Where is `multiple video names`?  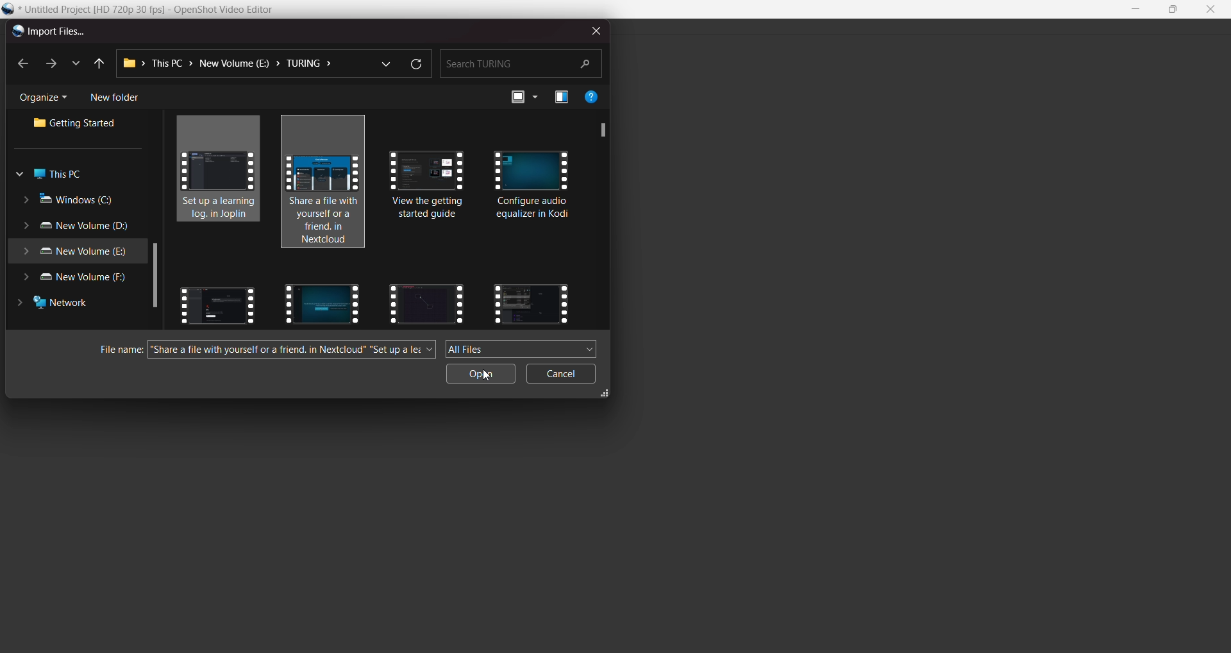
multiple video names is located at coordinates (293, 350).